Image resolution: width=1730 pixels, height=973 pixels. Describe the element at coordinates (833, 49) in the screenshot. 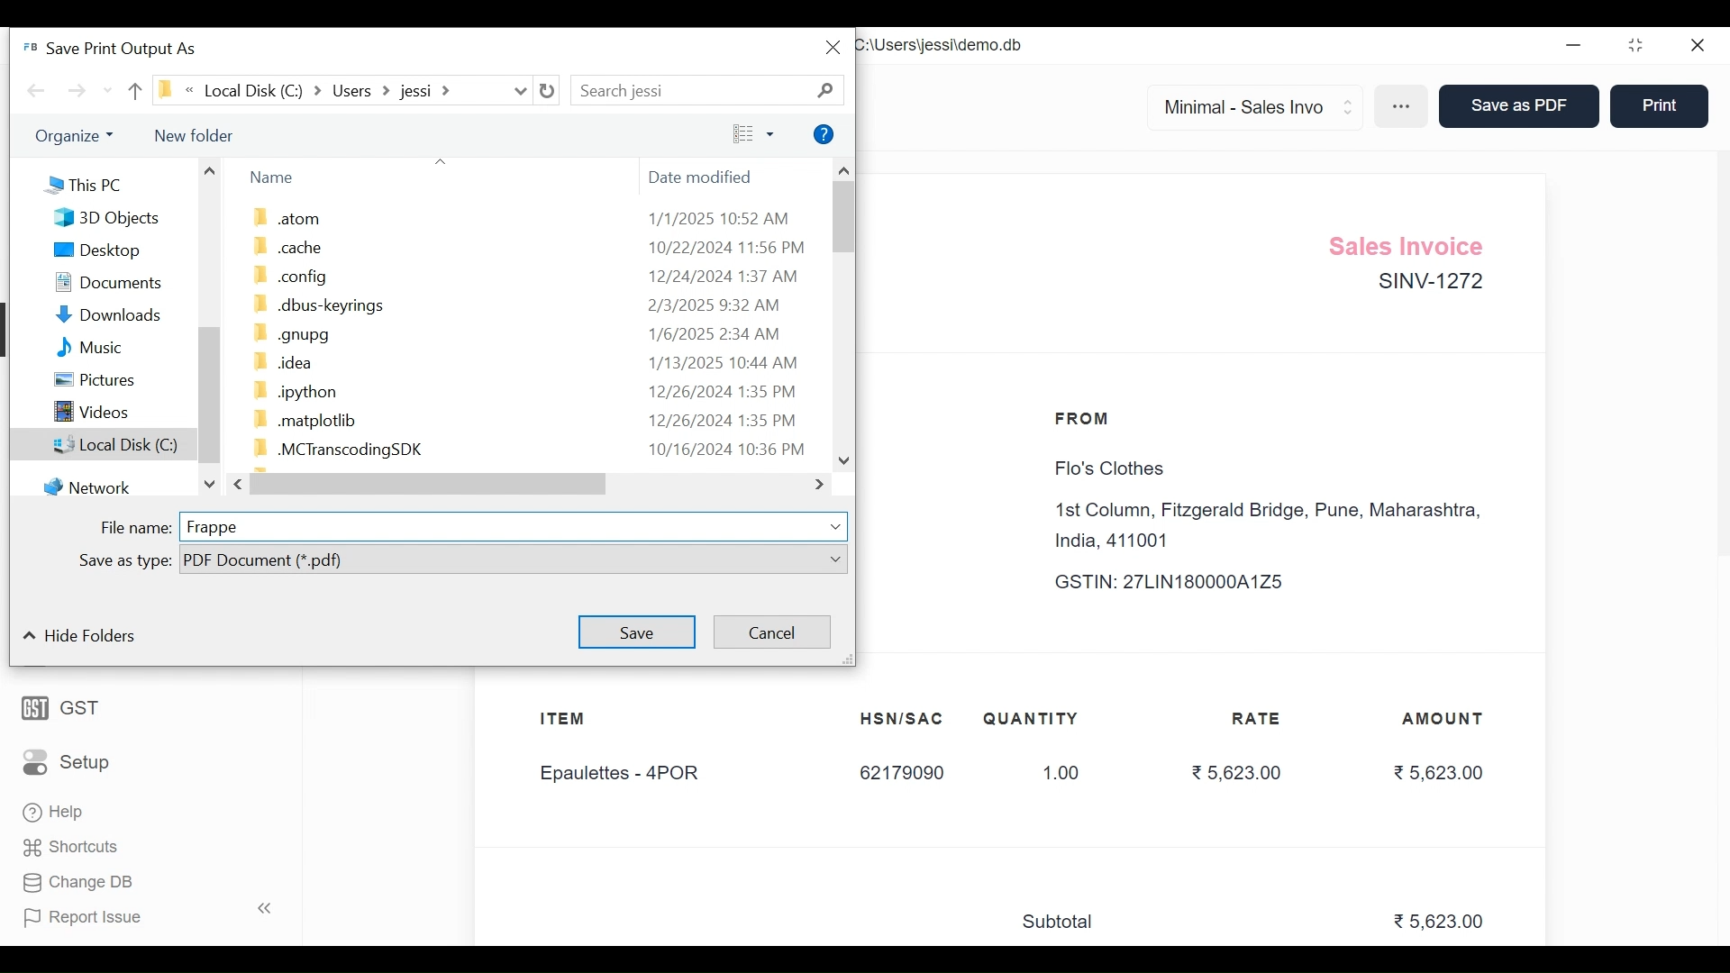

I see `Close` at that location.